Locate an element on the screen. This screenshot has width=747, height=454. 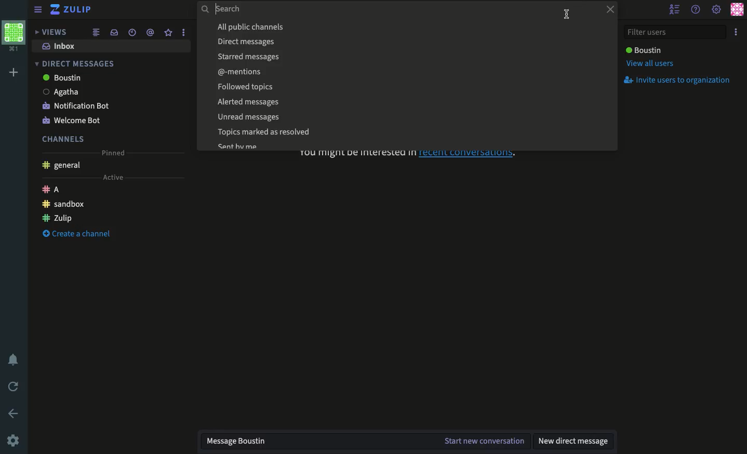
Unread messages is located at coordinates (407, 117).